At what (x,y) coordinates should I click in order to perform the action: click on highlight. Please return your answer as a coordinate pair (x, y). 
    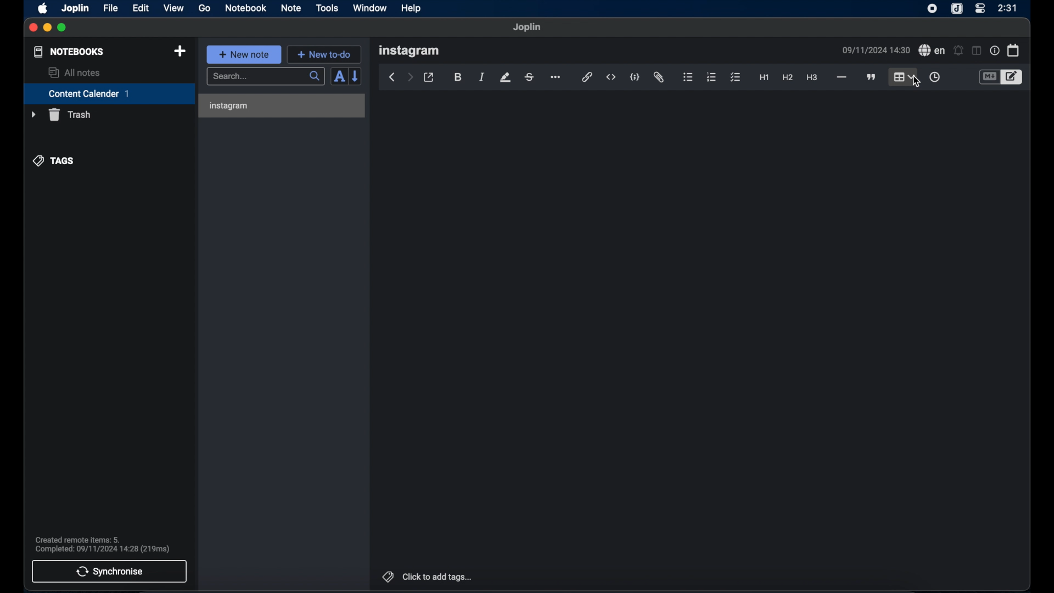
    Looking at the image, I should click on (506, 77).